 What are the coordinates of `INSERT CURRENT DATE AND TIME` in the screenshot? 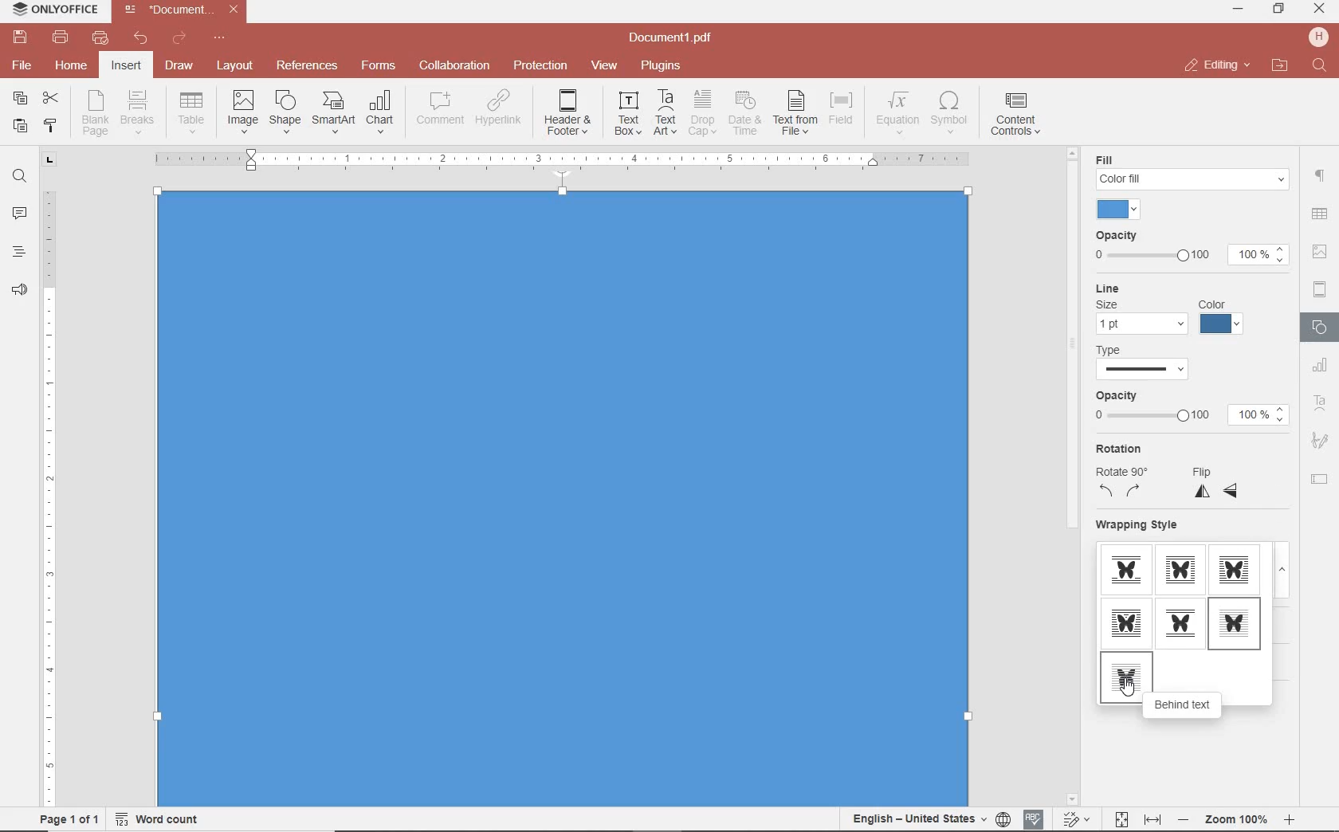 It's located at (743, 114).